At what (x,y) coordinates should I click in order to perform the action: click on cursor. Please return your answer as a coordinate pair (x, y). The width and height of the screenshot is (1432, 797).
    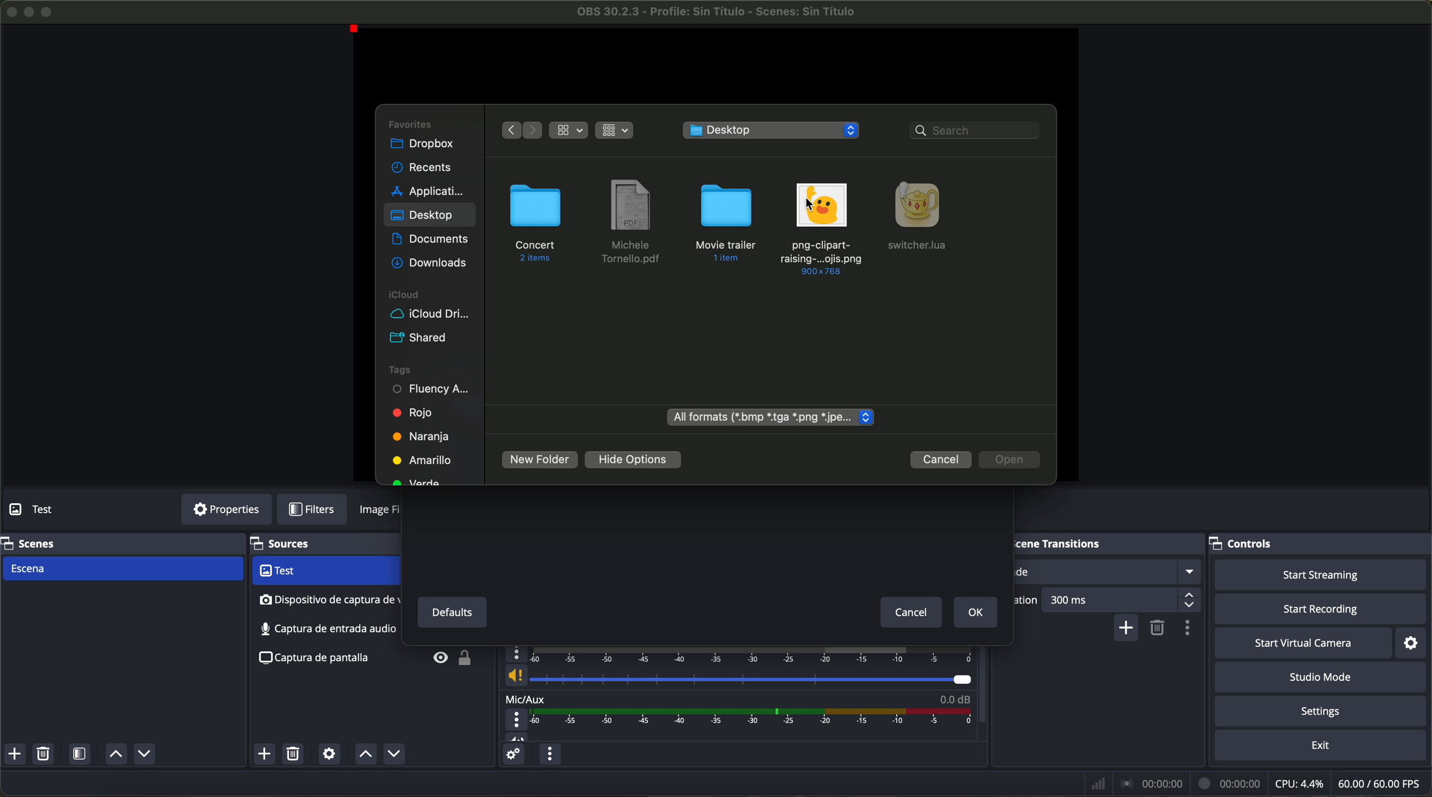
    Looking at the image, I should click on (812, 205).